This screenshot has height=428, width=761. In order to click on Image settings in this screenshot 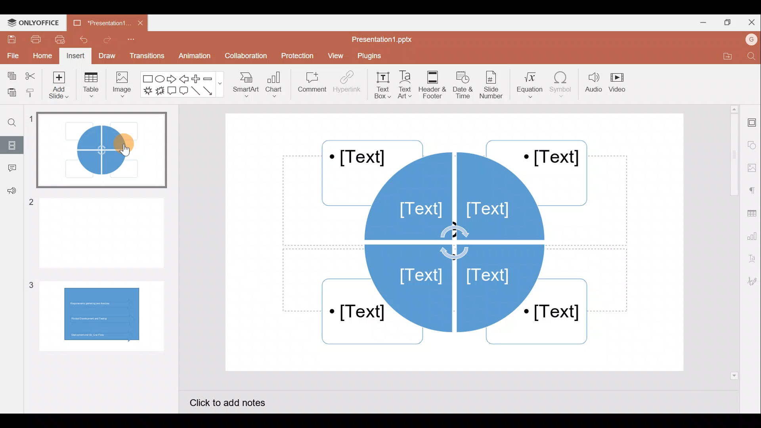, I will do `click(751, 166)`.